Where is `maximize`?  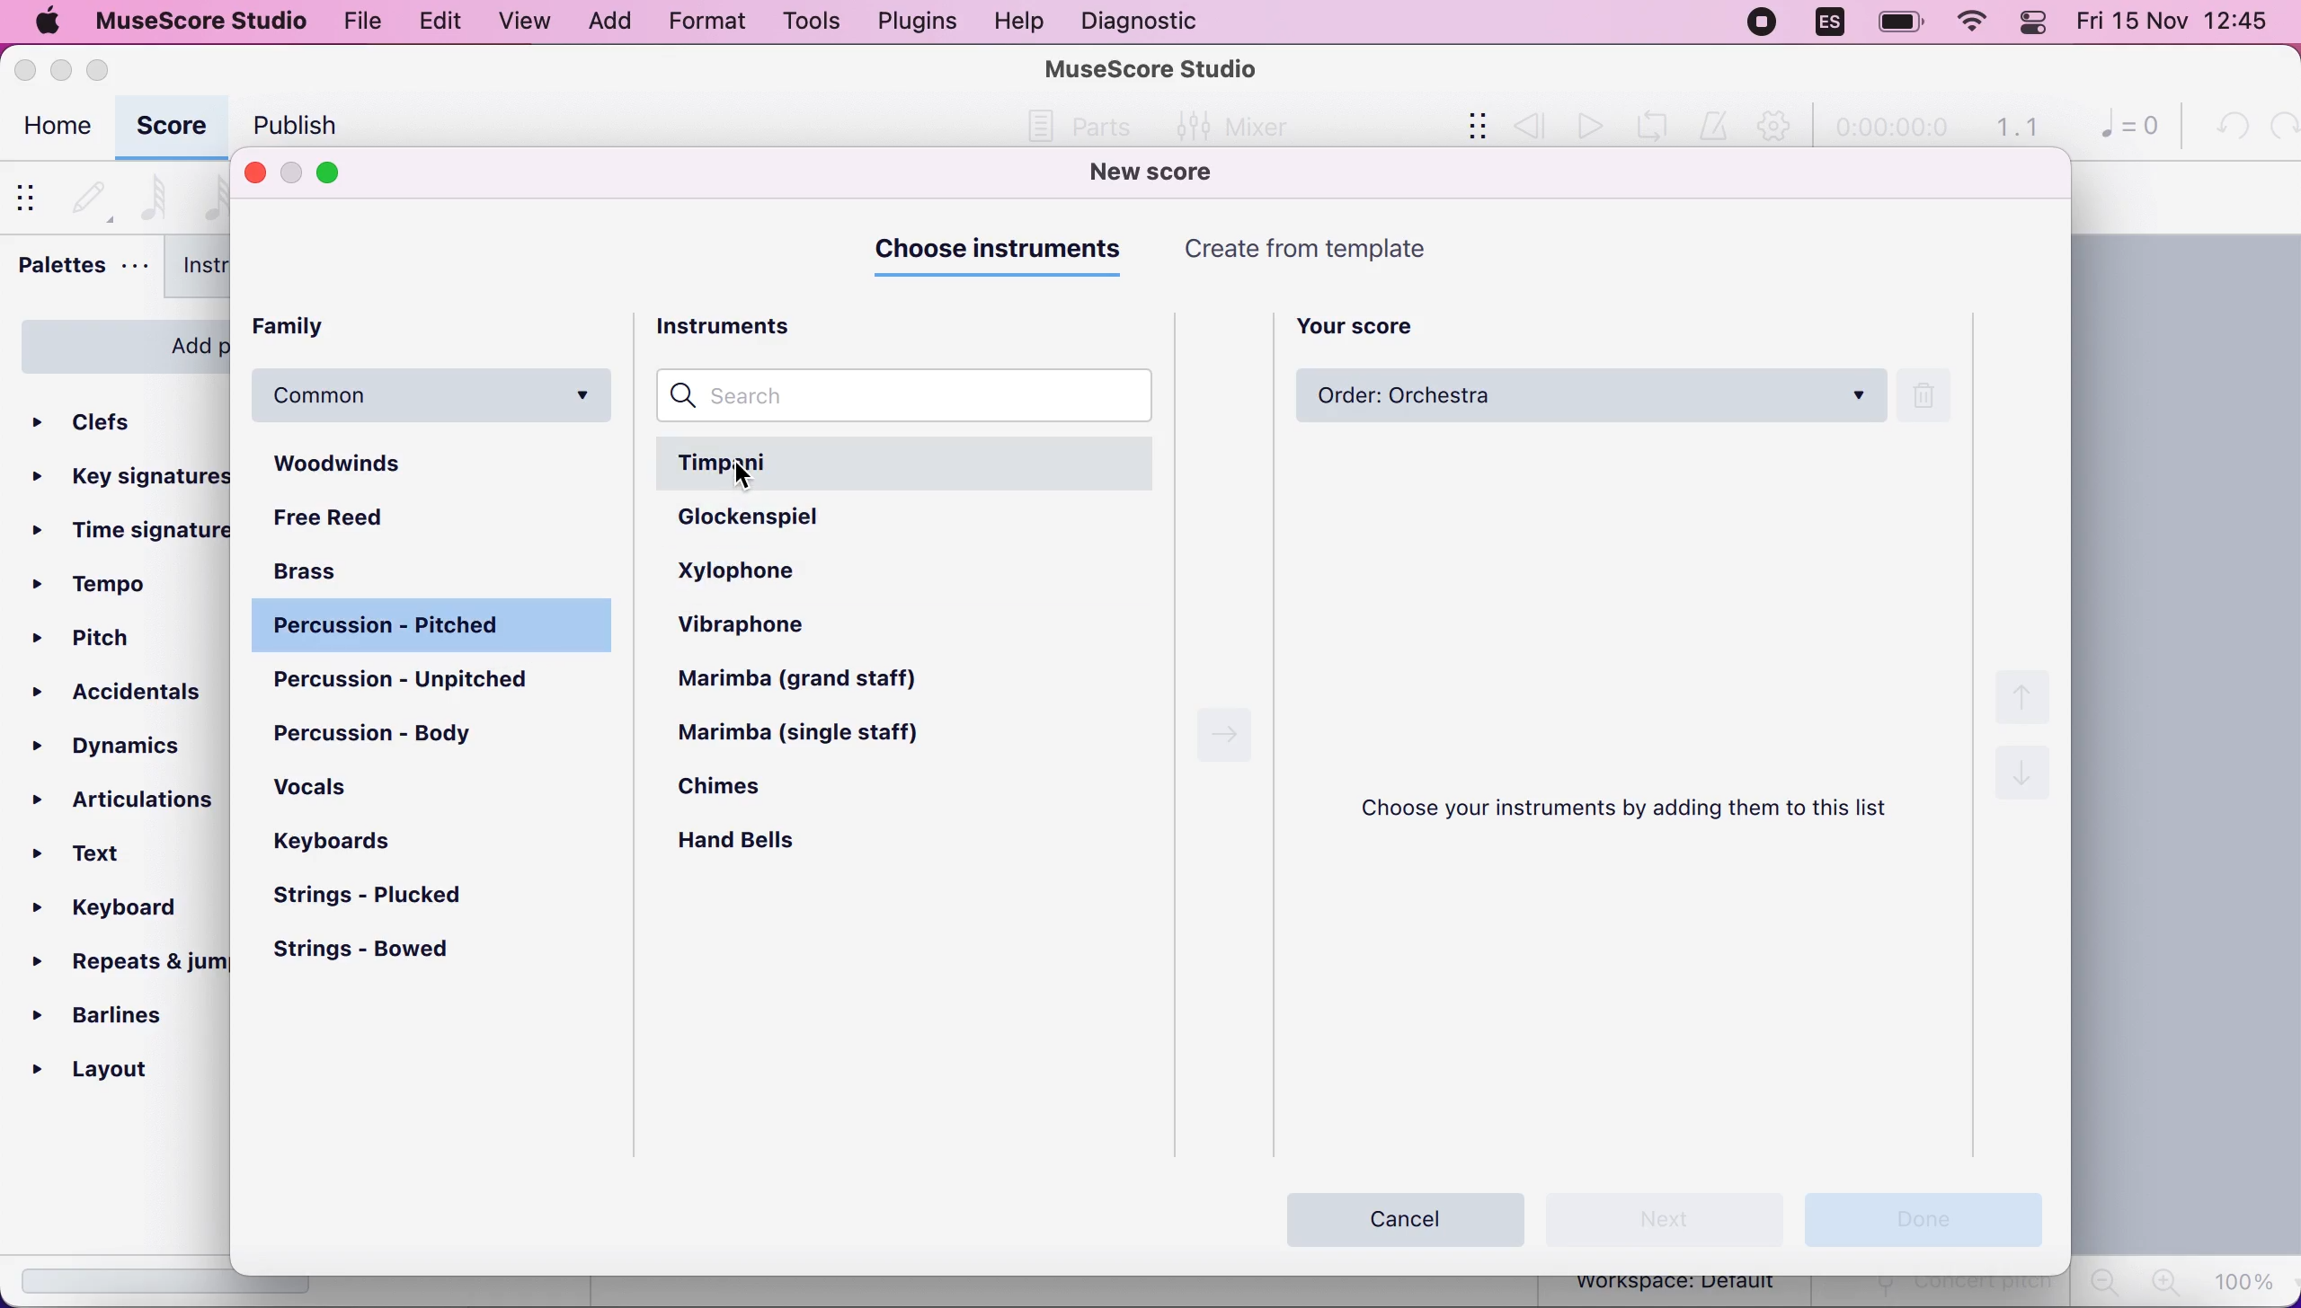
maximize is located at coordinates (341, 173).